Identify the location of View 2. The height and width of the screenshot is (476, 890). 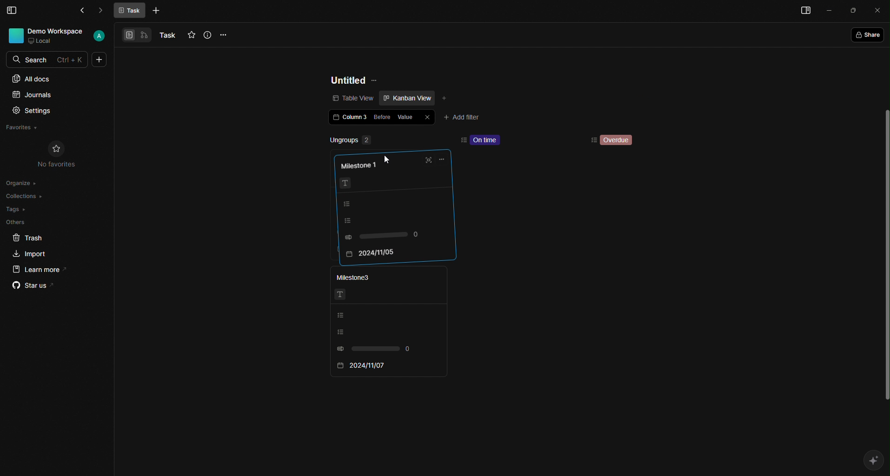
(144, 36).